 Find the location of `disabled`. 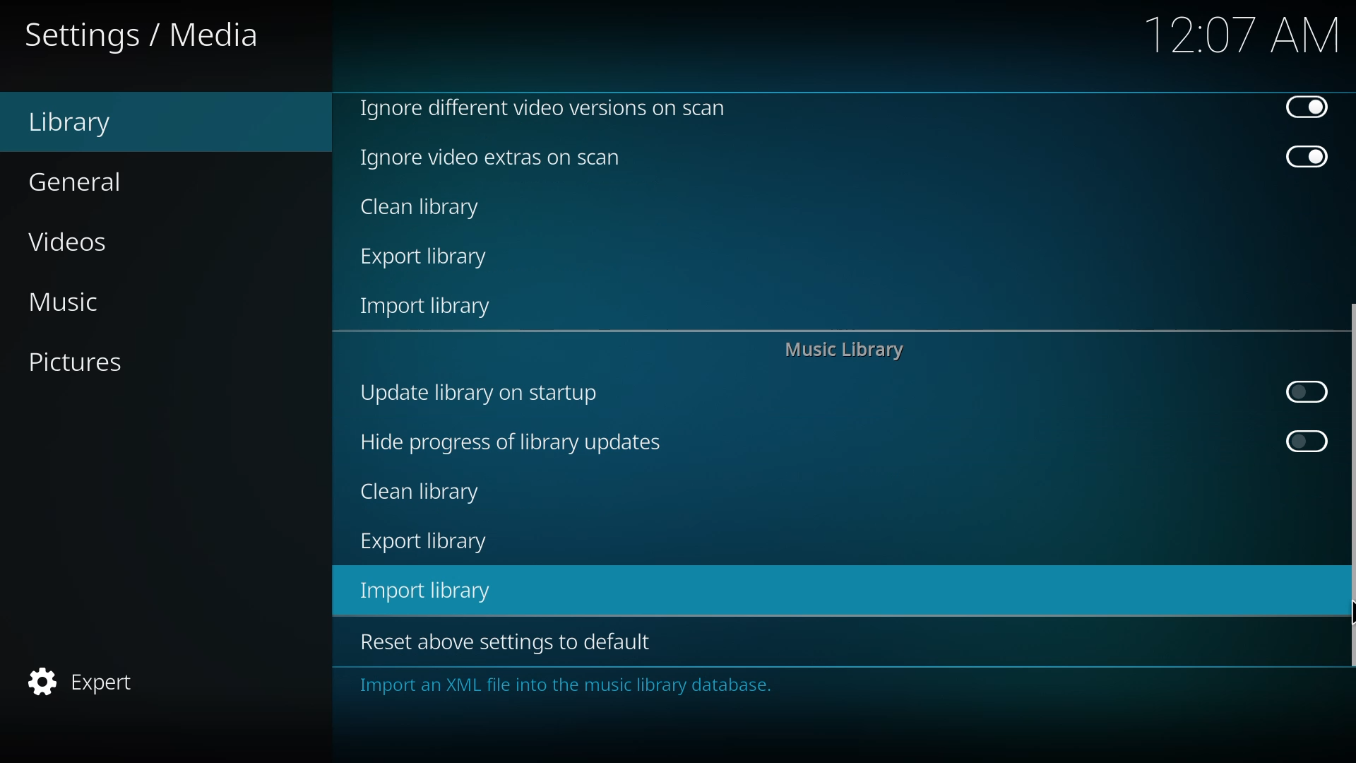

disabled is located at coordinates (1307, 158).